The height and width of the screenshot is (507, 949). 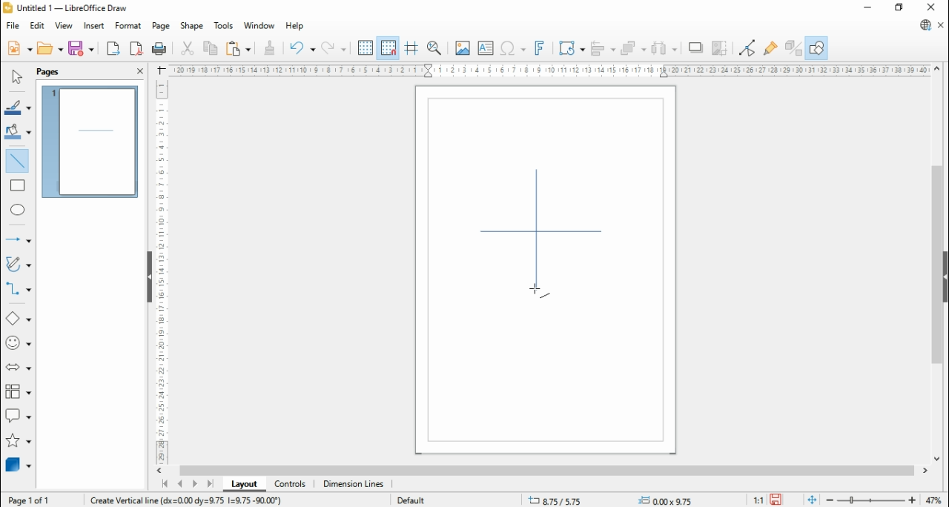 I want to click on redo, so click(x=334, y=47).